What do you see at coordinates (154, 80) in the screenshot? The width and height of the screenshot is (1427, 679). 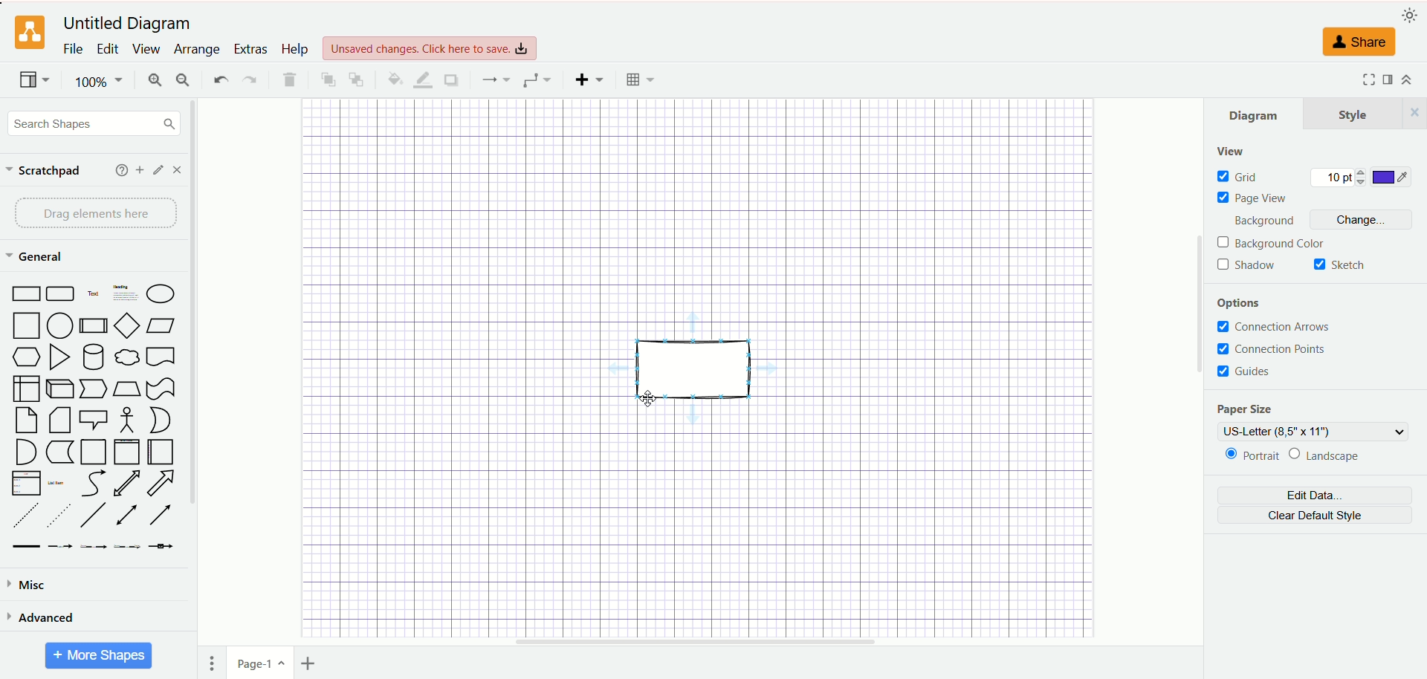 I see `zoom in` at bounding box center [154, 80].